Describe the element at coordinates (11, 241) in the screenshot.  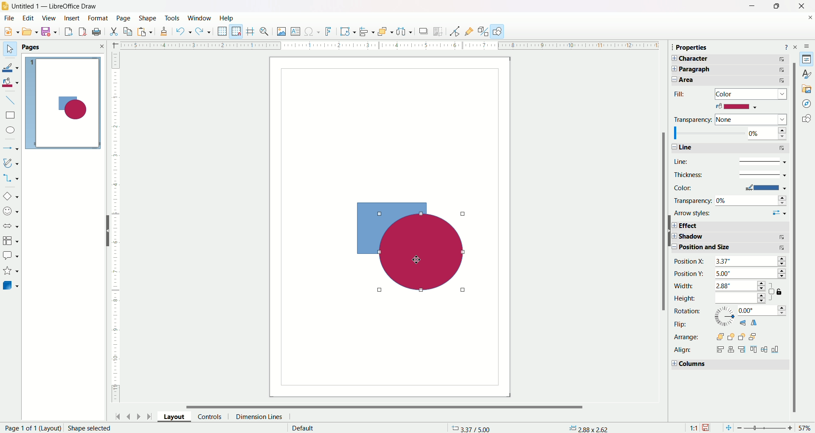
I see `flowchart` at that location.